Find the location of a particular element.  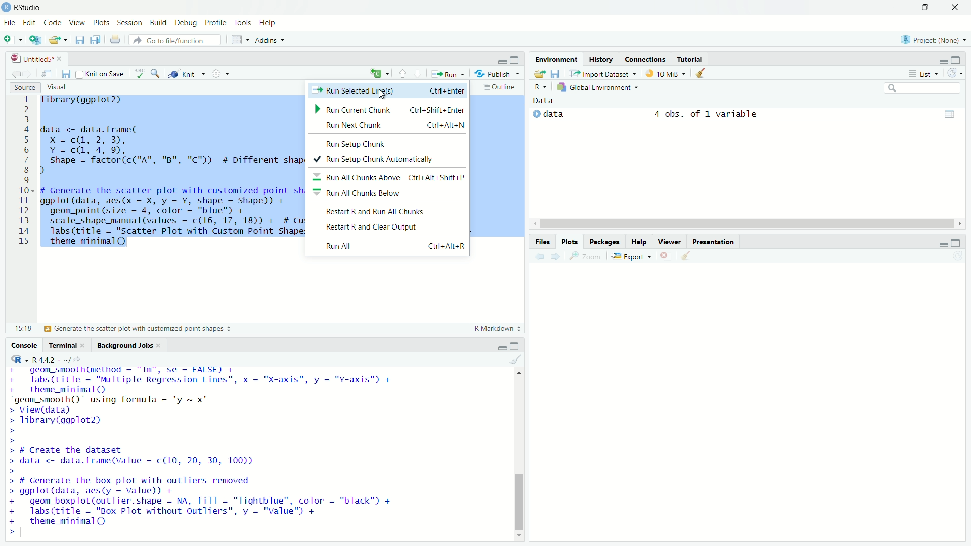

Untitled5* is located at coordinates (31, 59).